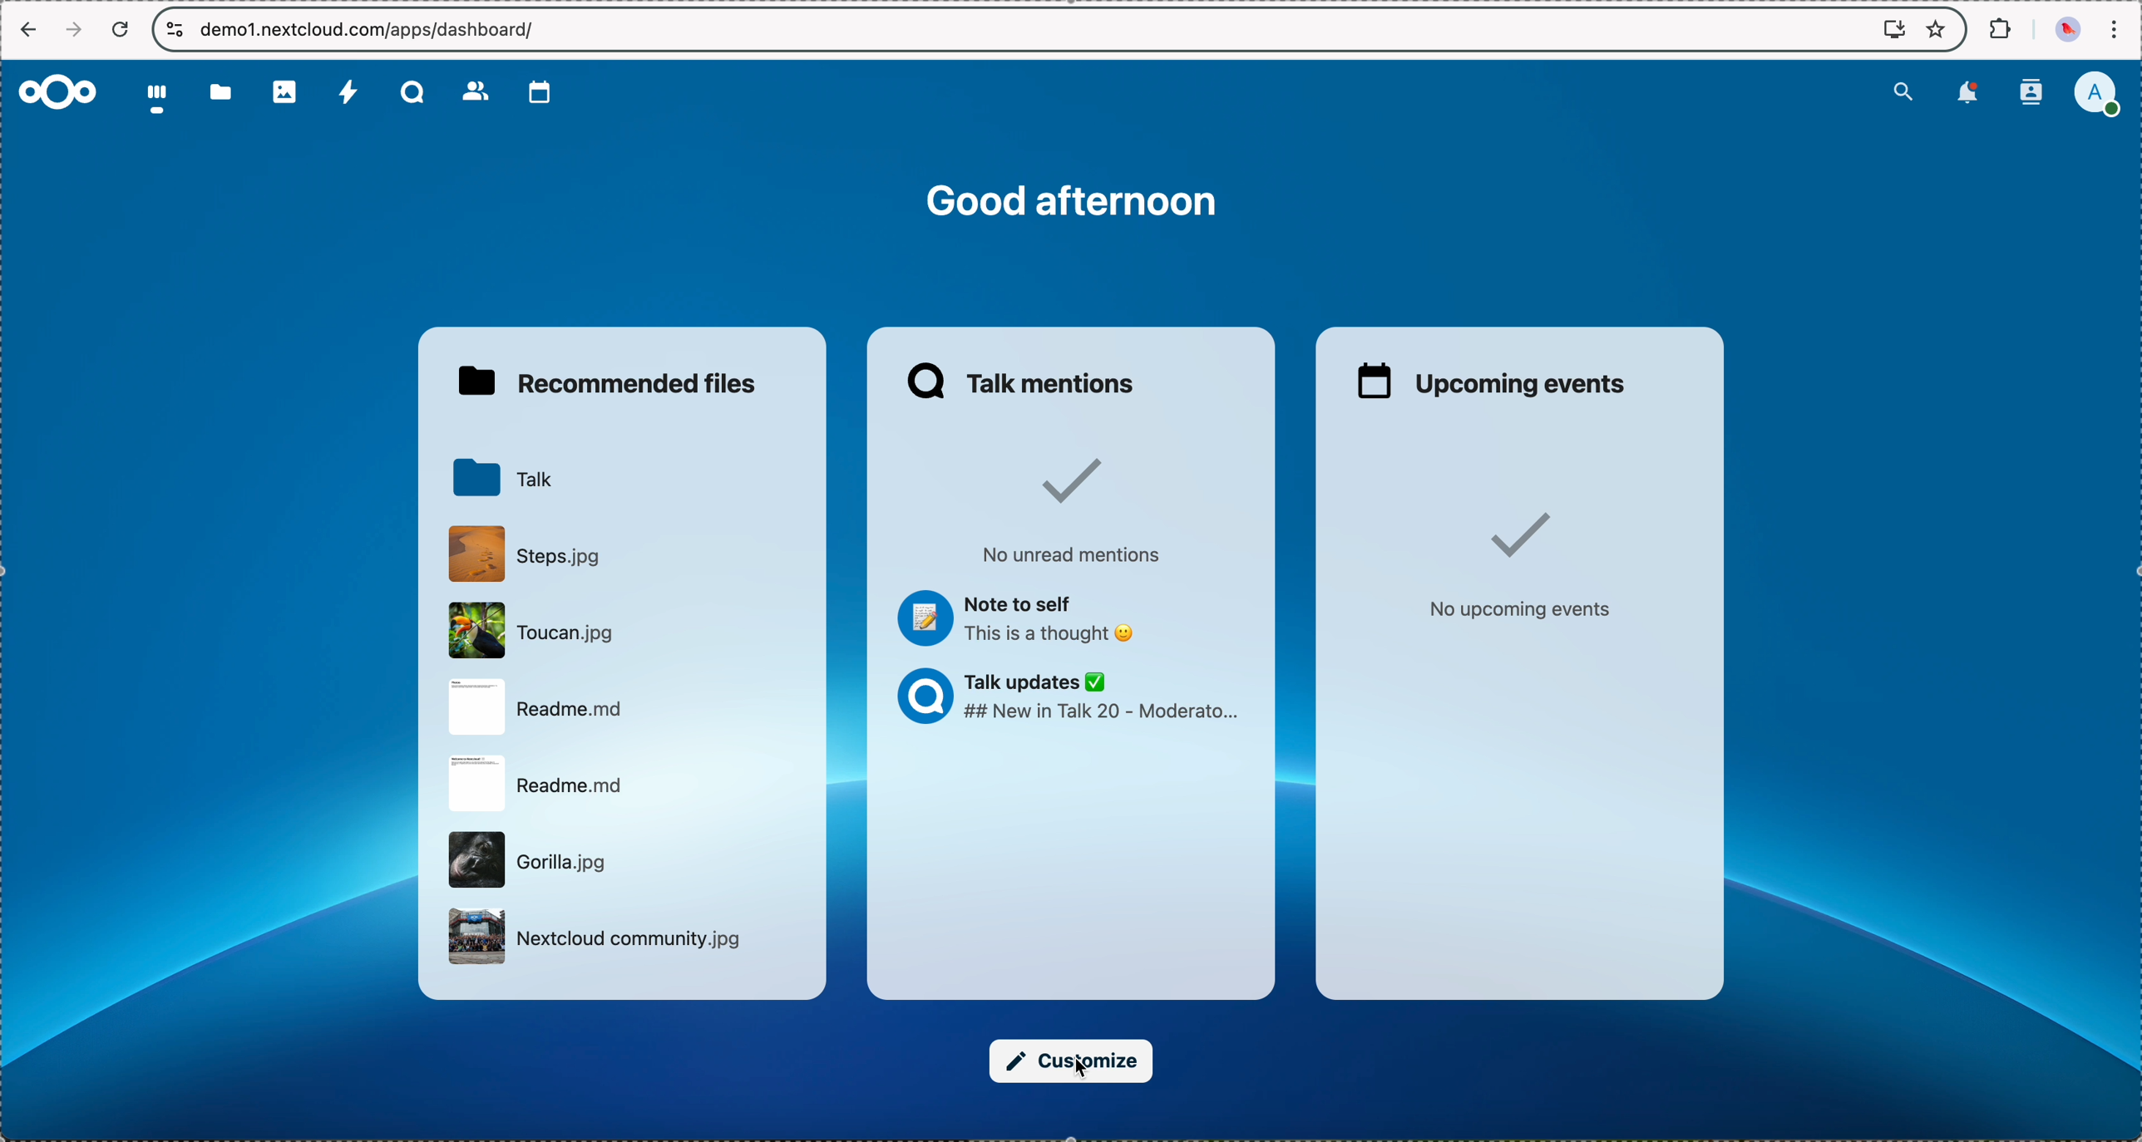 The width and height of the screenshot is (2142, 1142). Describe the element at coordinates (351, 93) in the screenshot. I see `activity` at that location.